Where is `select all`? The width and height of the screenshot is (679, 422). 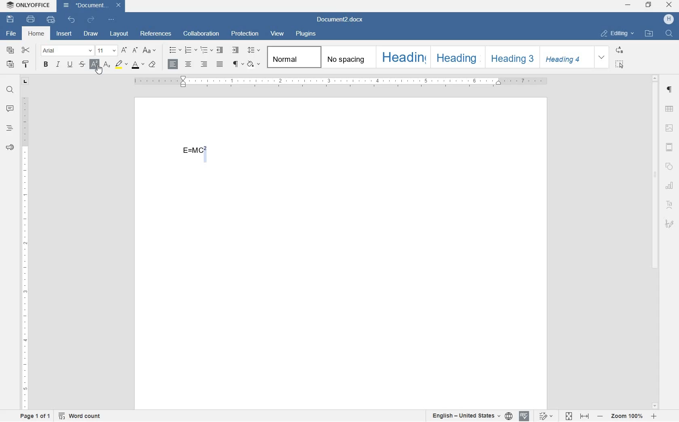 select all is located at coordinates (621, 63).